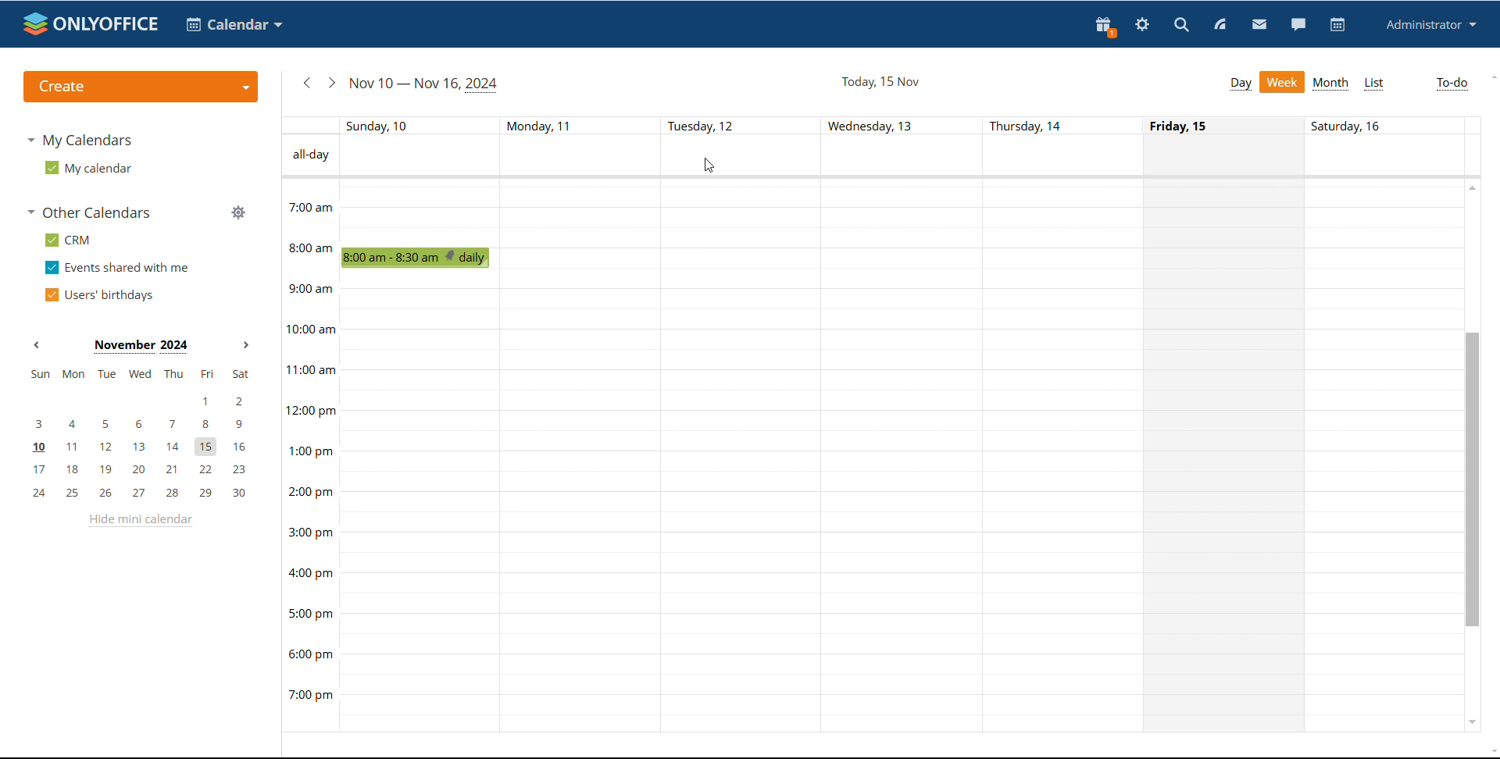 Image resolution: width=1500 pixels, height=759 pixels. Describe the element at coordinates (708, 166) in the screenshot. I see `cursor` at that location.